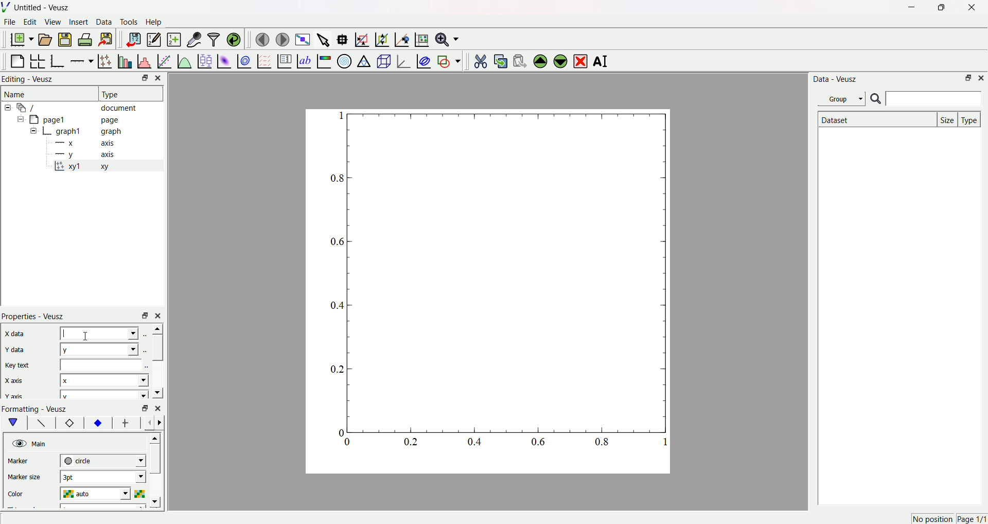 The width and height of the screenshot is (988, 524). I want to click on select items, so click(324, 38).